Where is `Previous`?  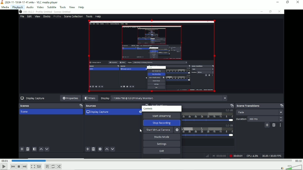 Previous is located at coordinates (13, 166).